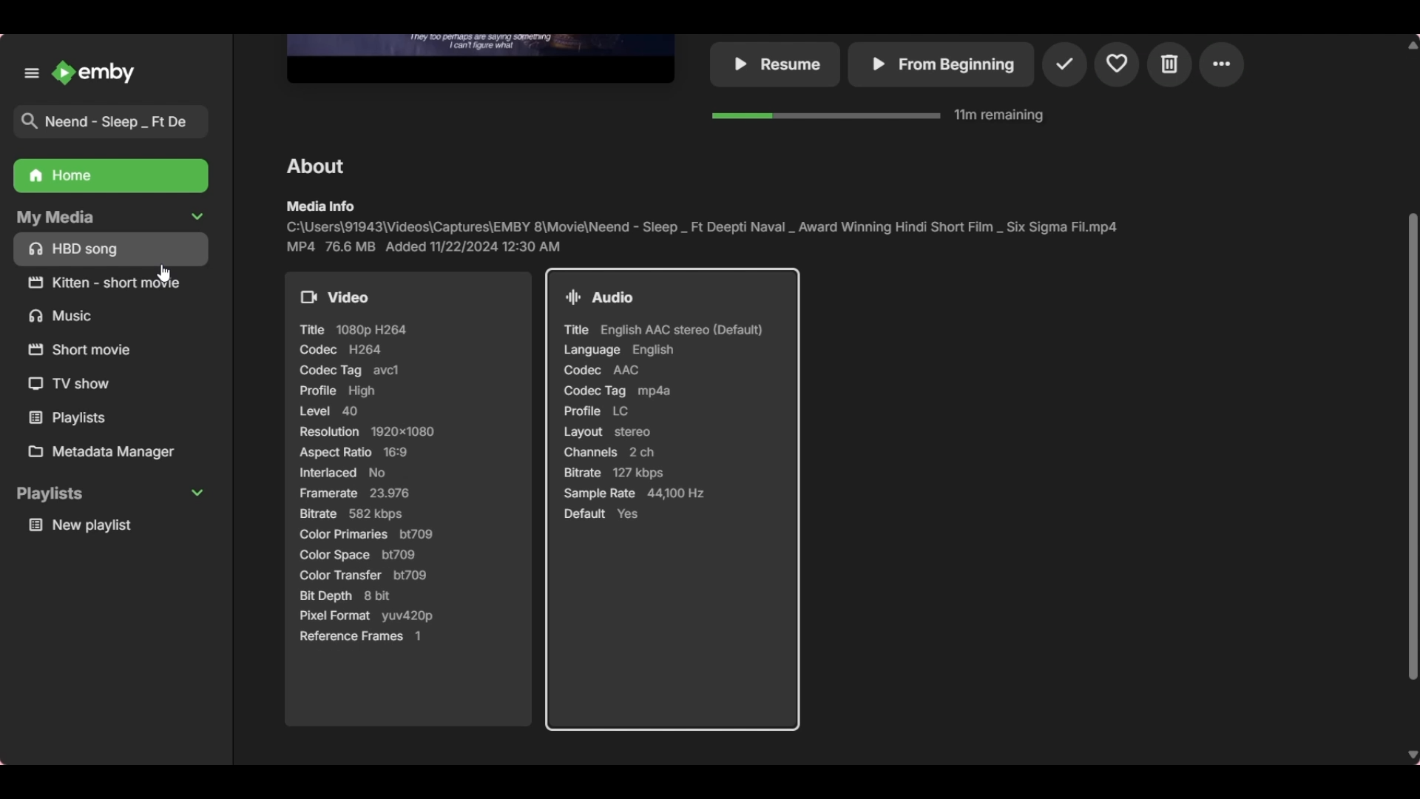 This screenshot has width=1420, height=799. I want to click on Title of selected search result, so click(117, 122).